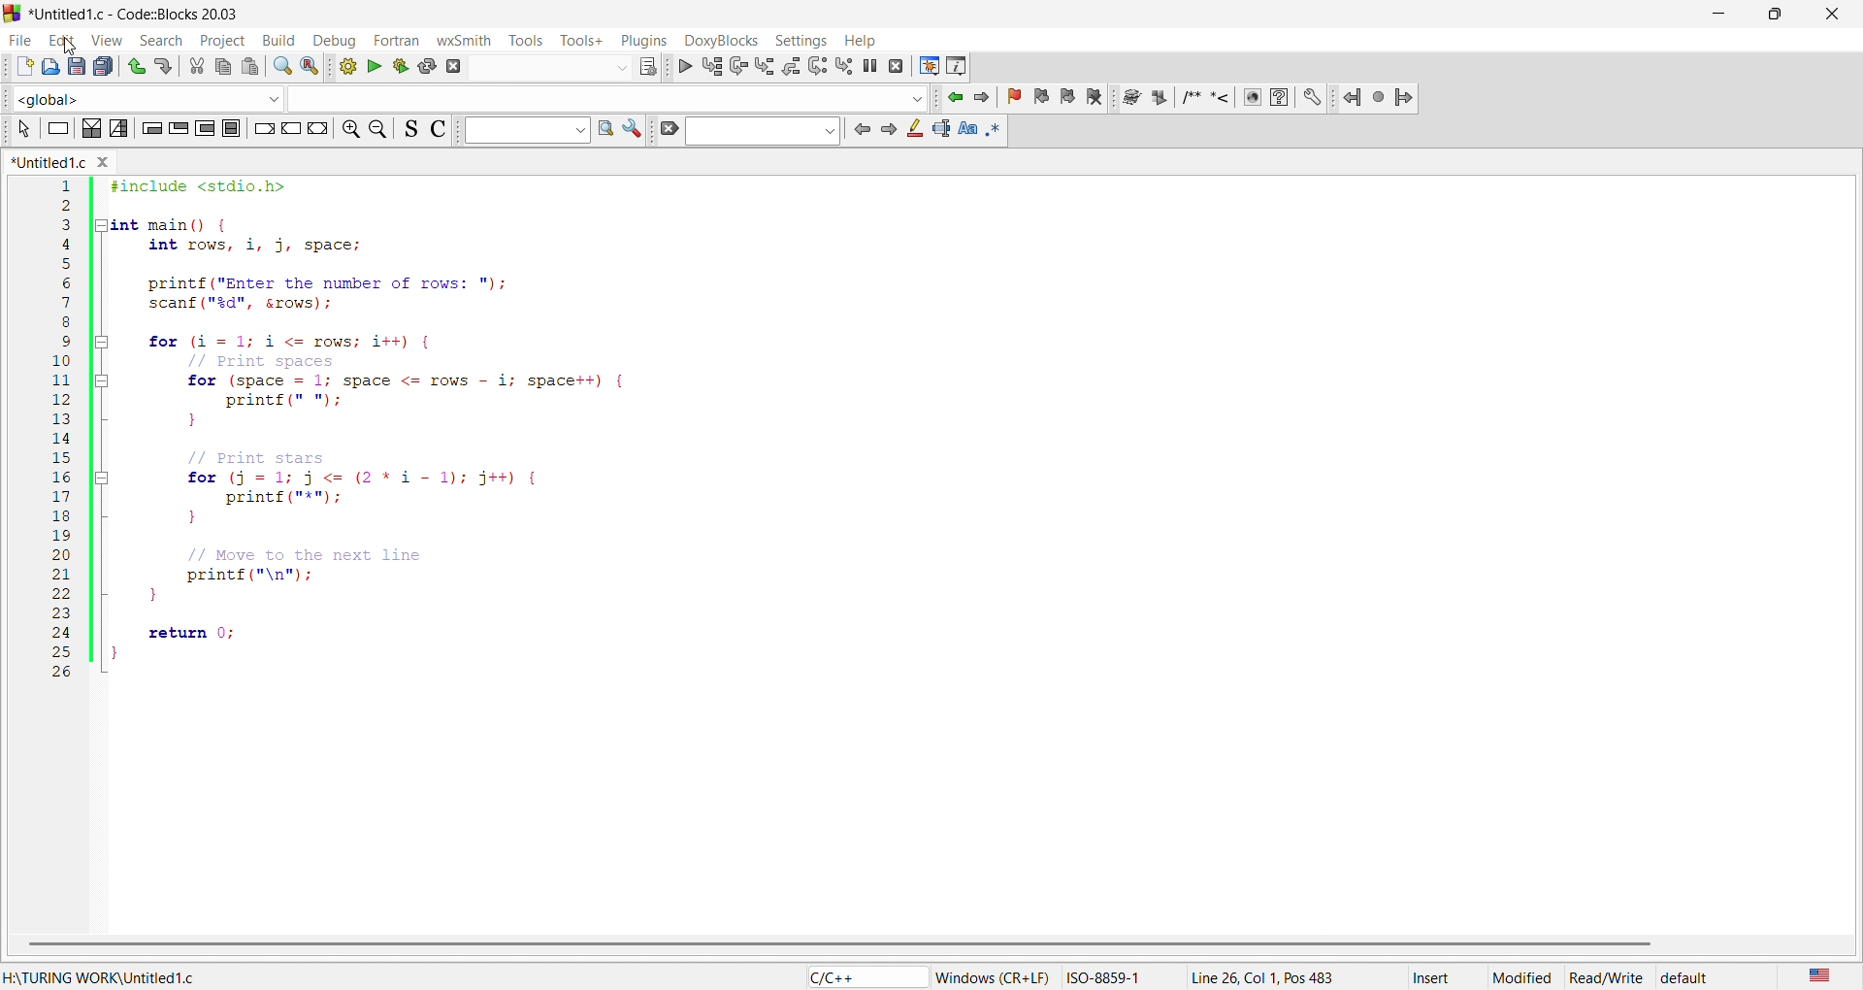 The image size is (1863, 990). Describe the element at coordinates (288, 130) in the screenshot. I see `icon` at that location.